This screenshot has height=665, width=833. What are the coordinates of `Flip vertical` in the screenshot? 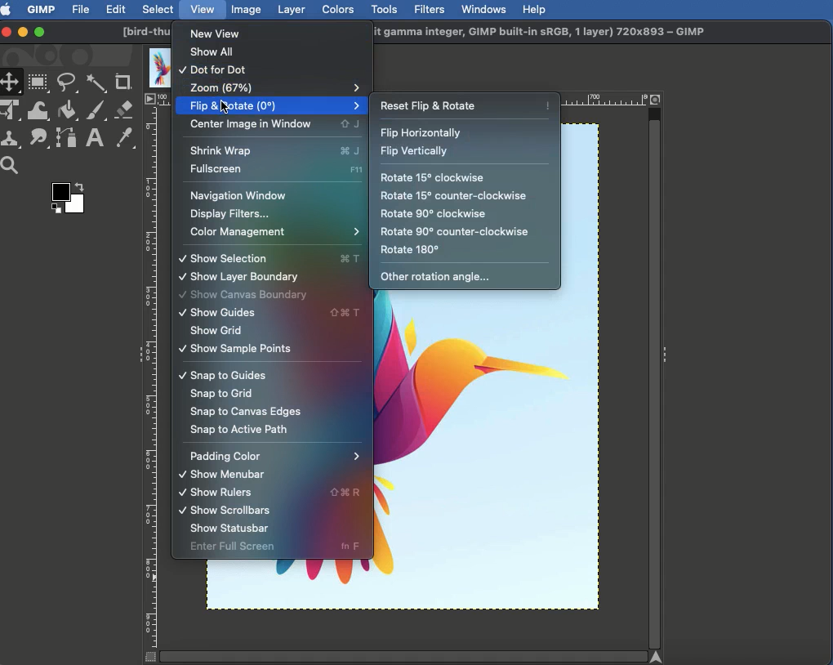 It's located at (413, 152).